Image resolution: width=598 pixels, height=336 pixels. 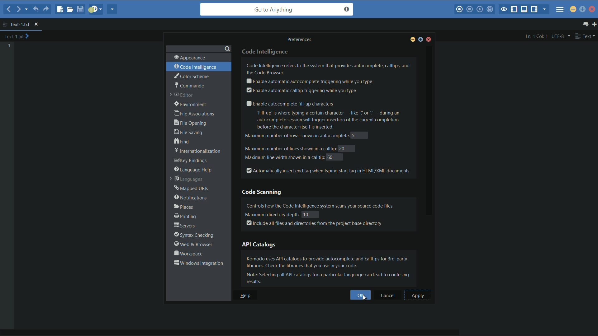 I want to click on save macro to toolbox, so click(x=489, y=9).